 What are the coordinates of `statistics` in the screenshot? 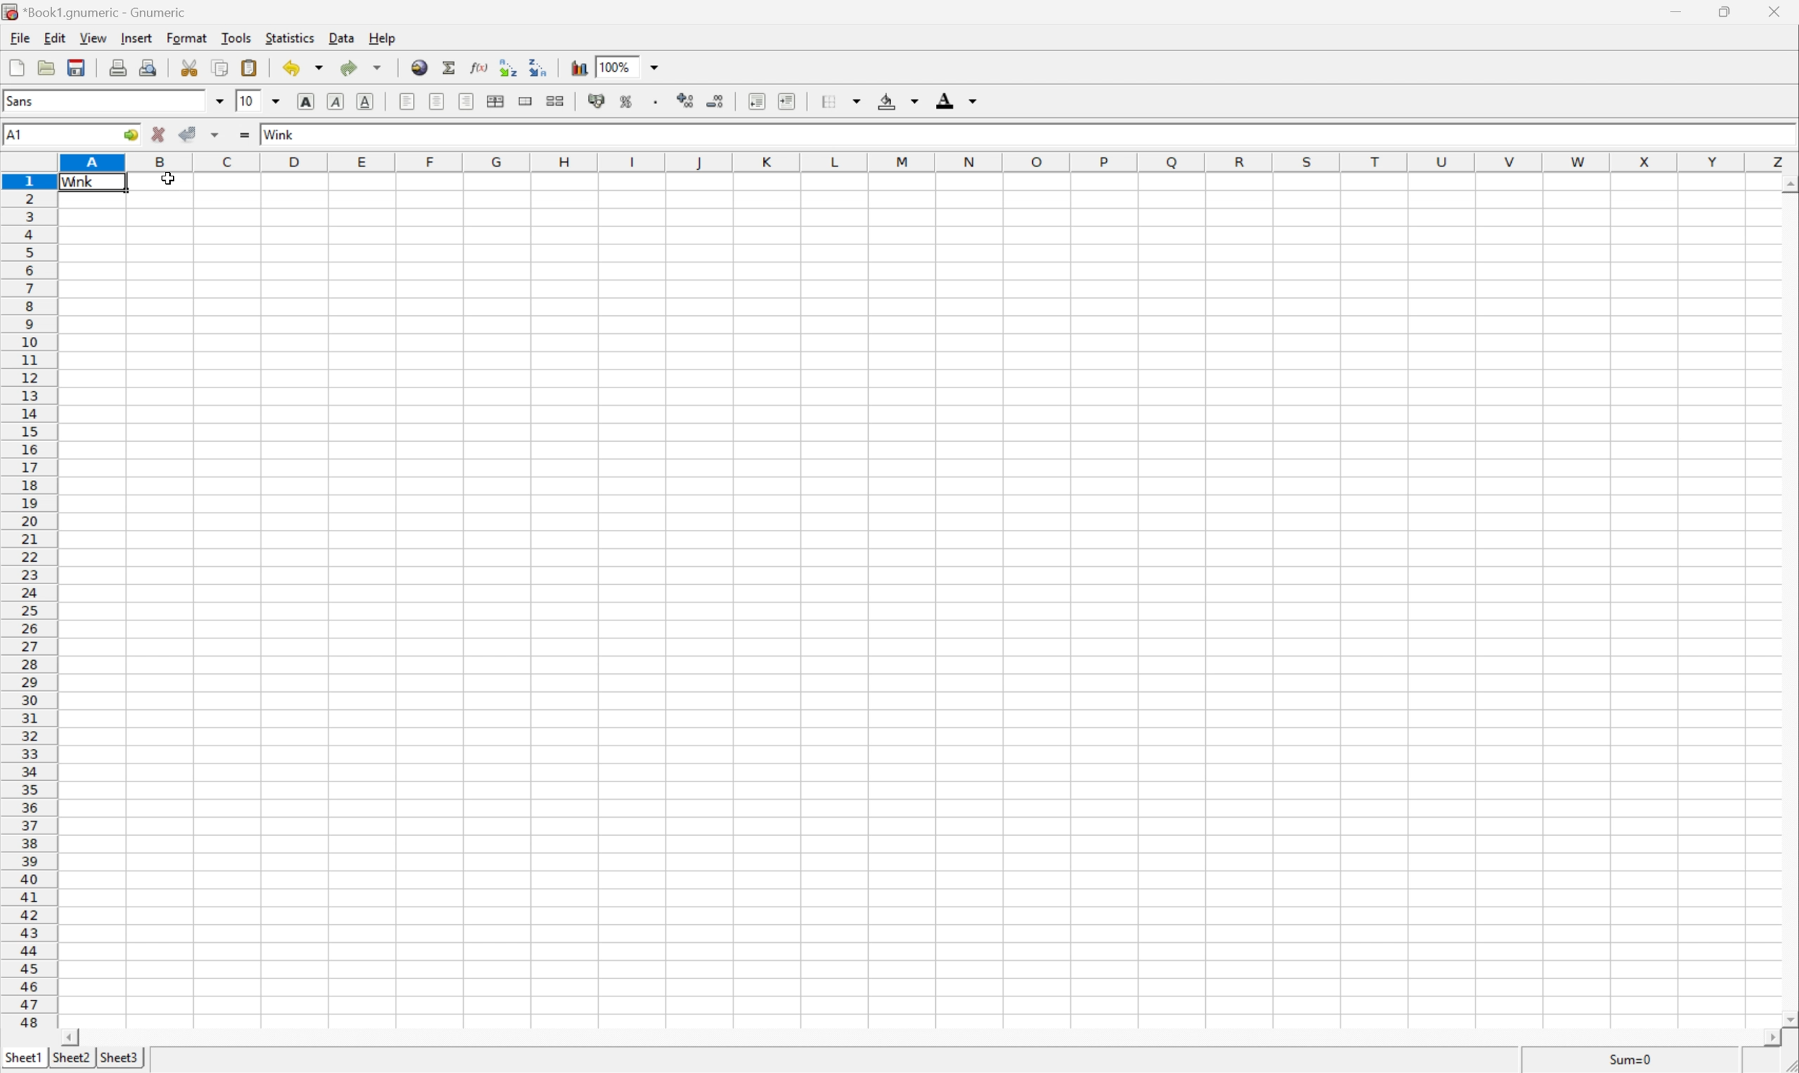 It's located at (287, 40).